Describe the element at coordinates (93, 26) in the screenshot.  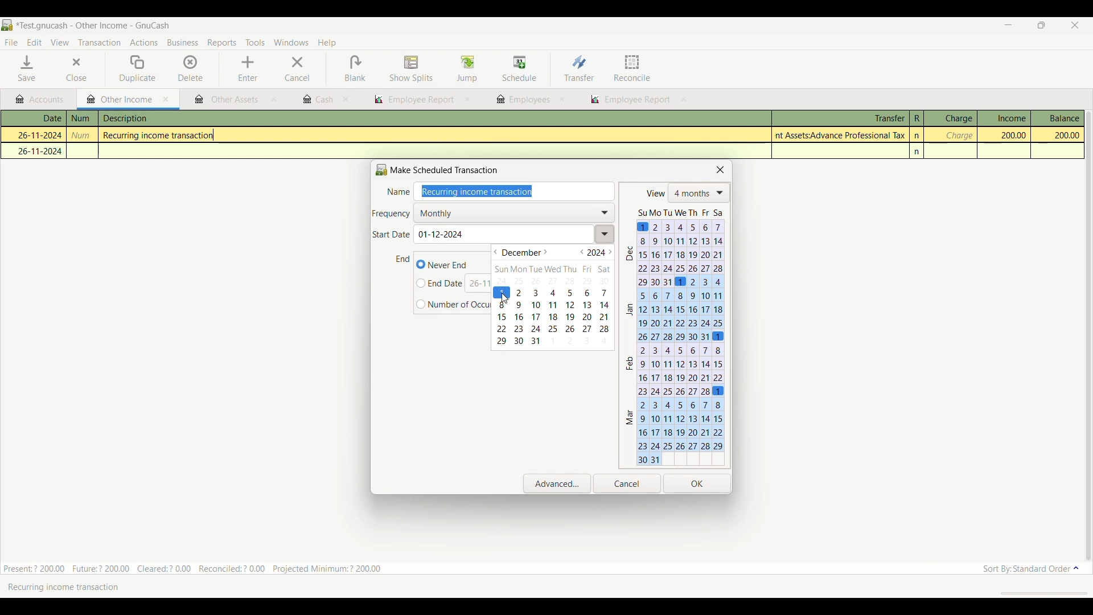
I see `Project and software name ` at that location.